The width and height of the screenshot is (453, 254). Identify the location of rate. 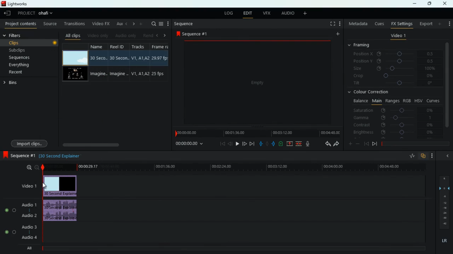
(411, 157).